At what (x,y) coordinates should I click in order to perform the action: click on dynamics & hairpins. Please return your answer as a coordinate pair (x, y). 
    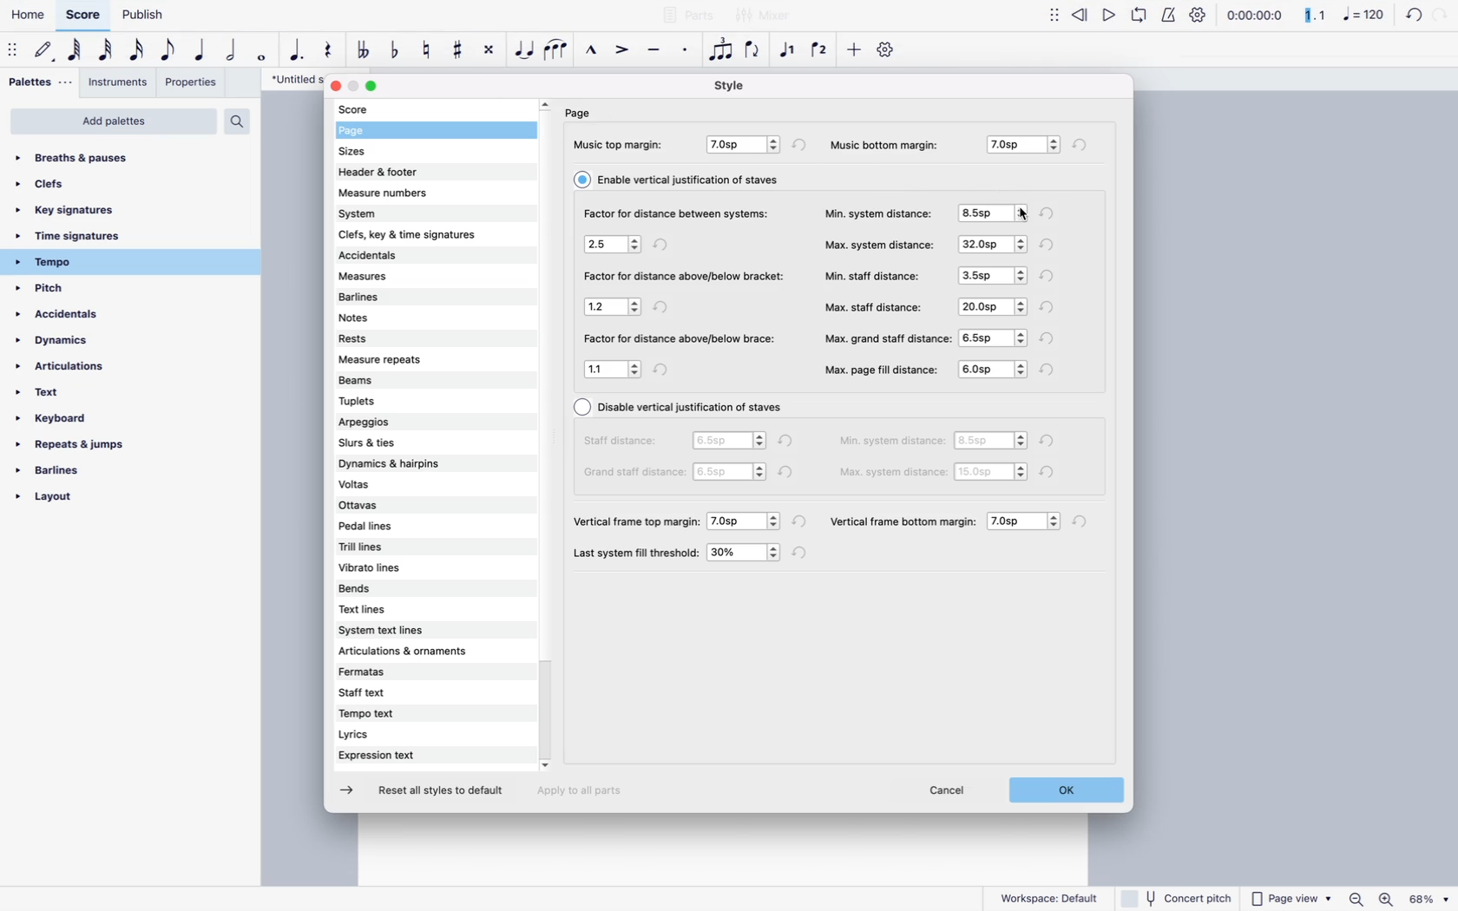
    Looking at the image, I should click on (410, 463).